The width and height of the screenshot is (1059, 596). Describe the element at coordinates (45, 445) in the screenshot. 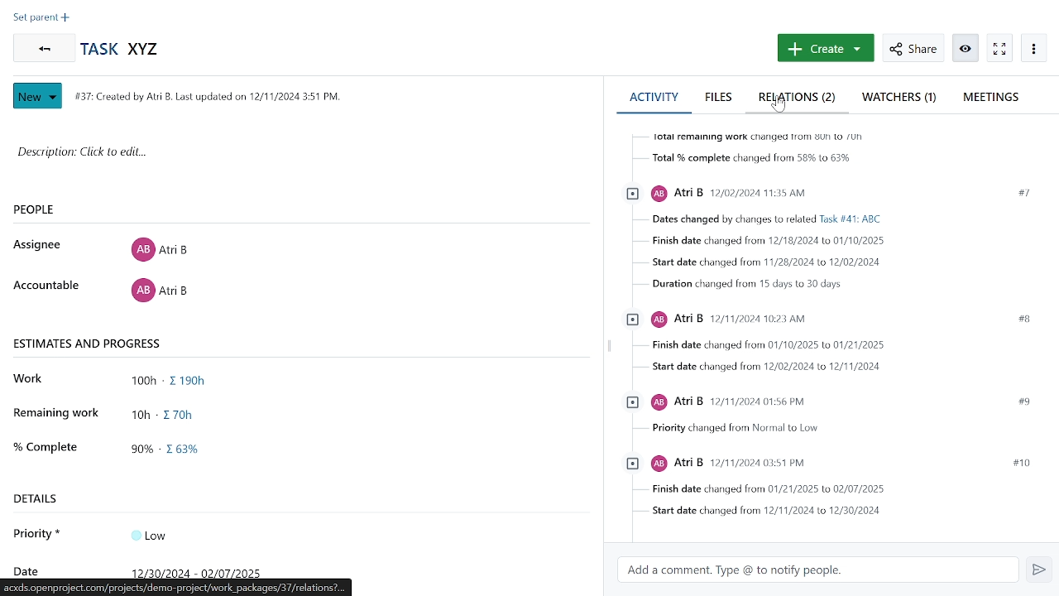

I see `complete` at that location.